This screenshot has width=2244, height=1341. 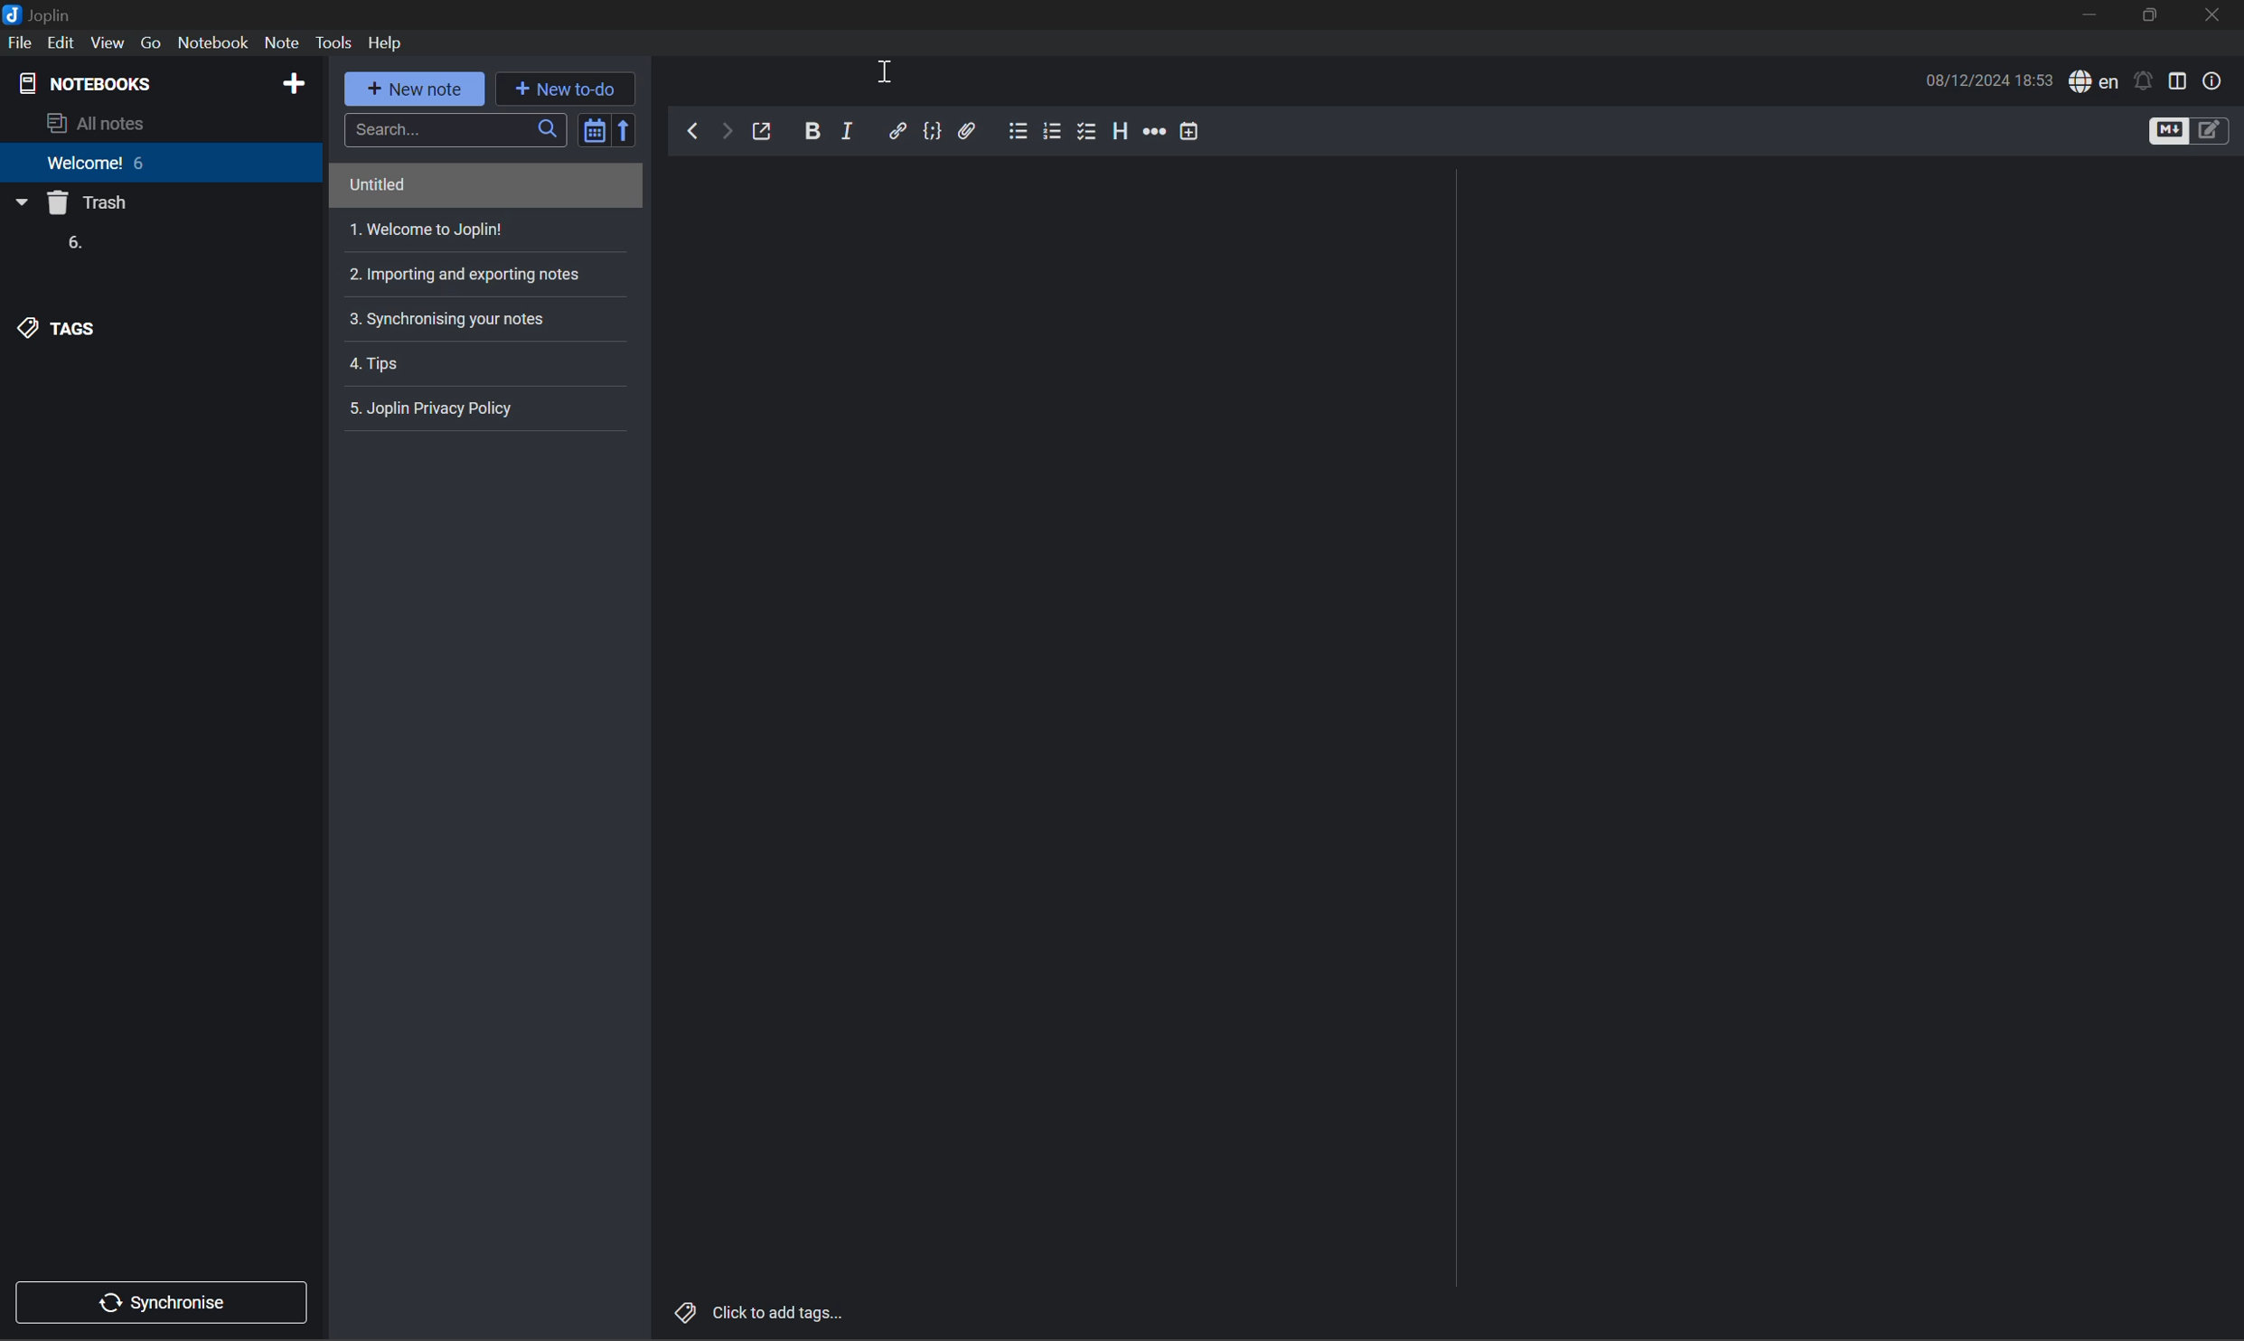 I want to click on Untitled, so click(x=373, y=183).